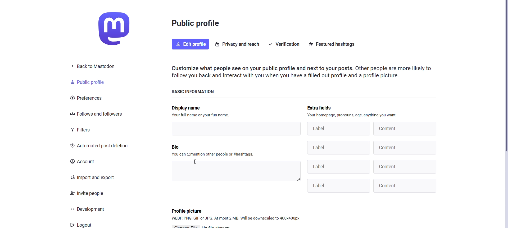 This screenshot has width=508, height=228. What do you see at coordinates (406, 147) in the screenshot?
I see `content` at bounding box center [406, 147].